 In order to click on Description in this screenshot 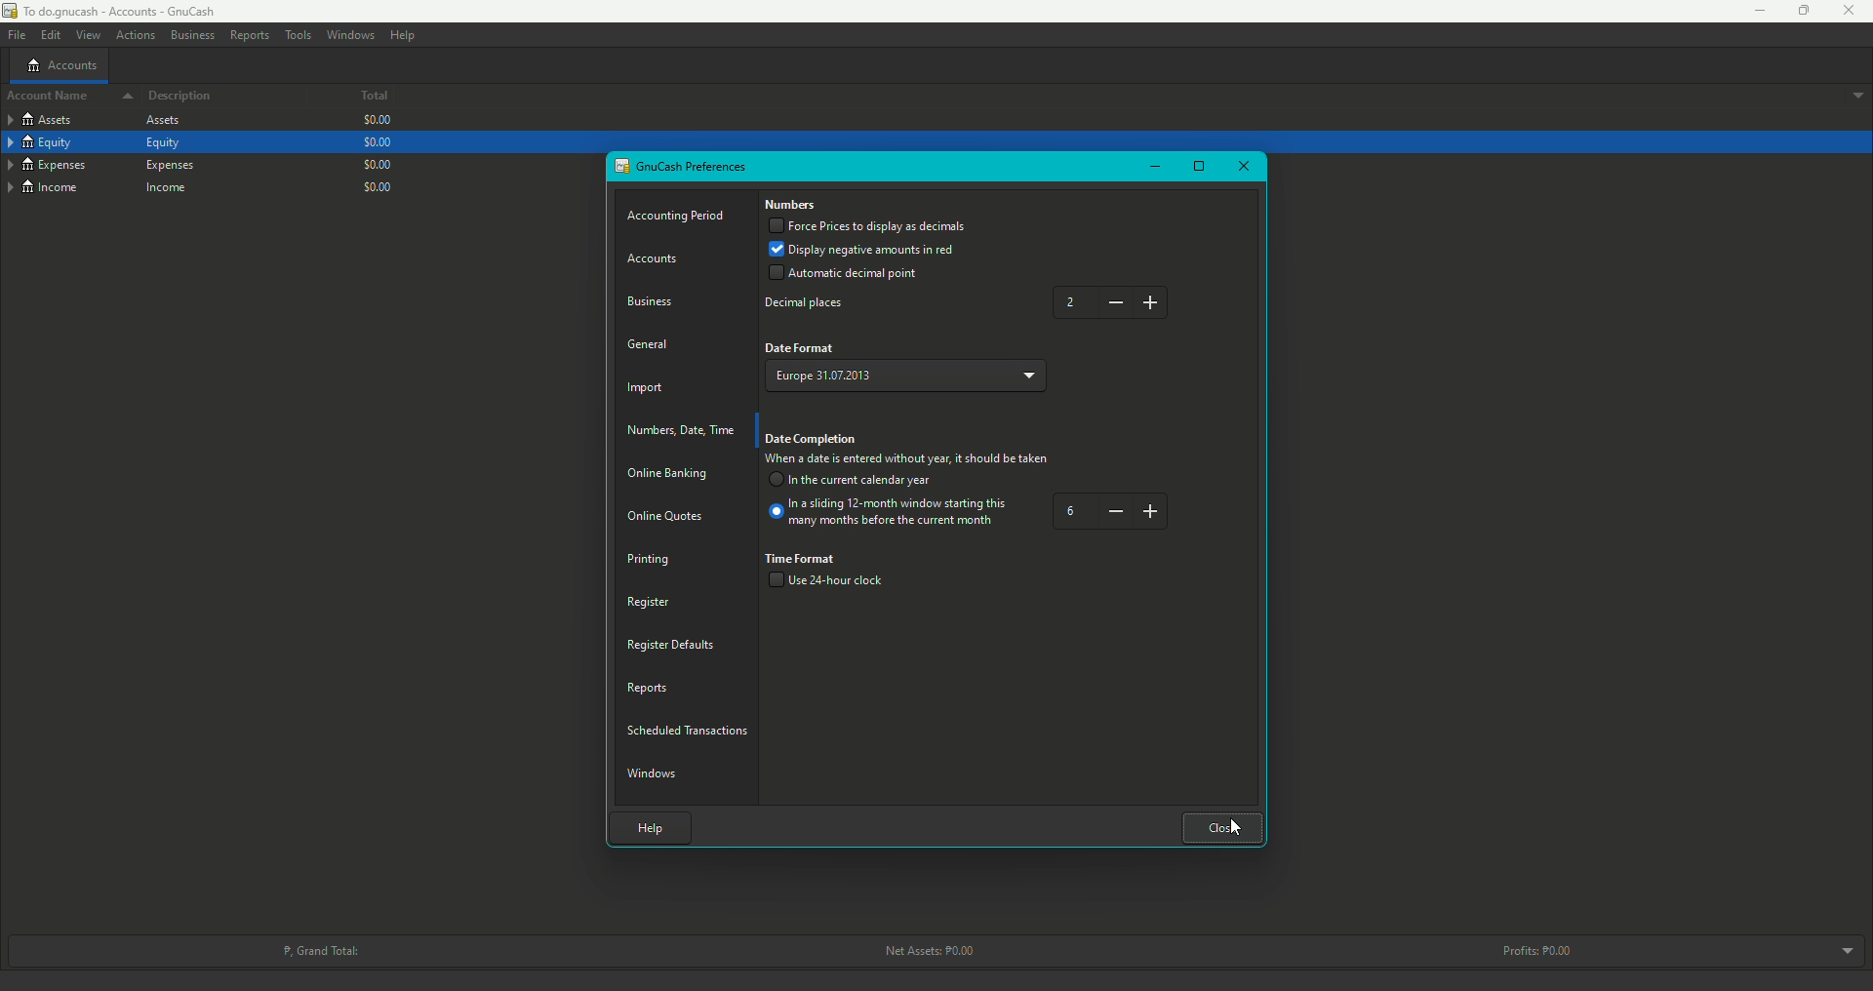, I will do `click(181, 97)`.